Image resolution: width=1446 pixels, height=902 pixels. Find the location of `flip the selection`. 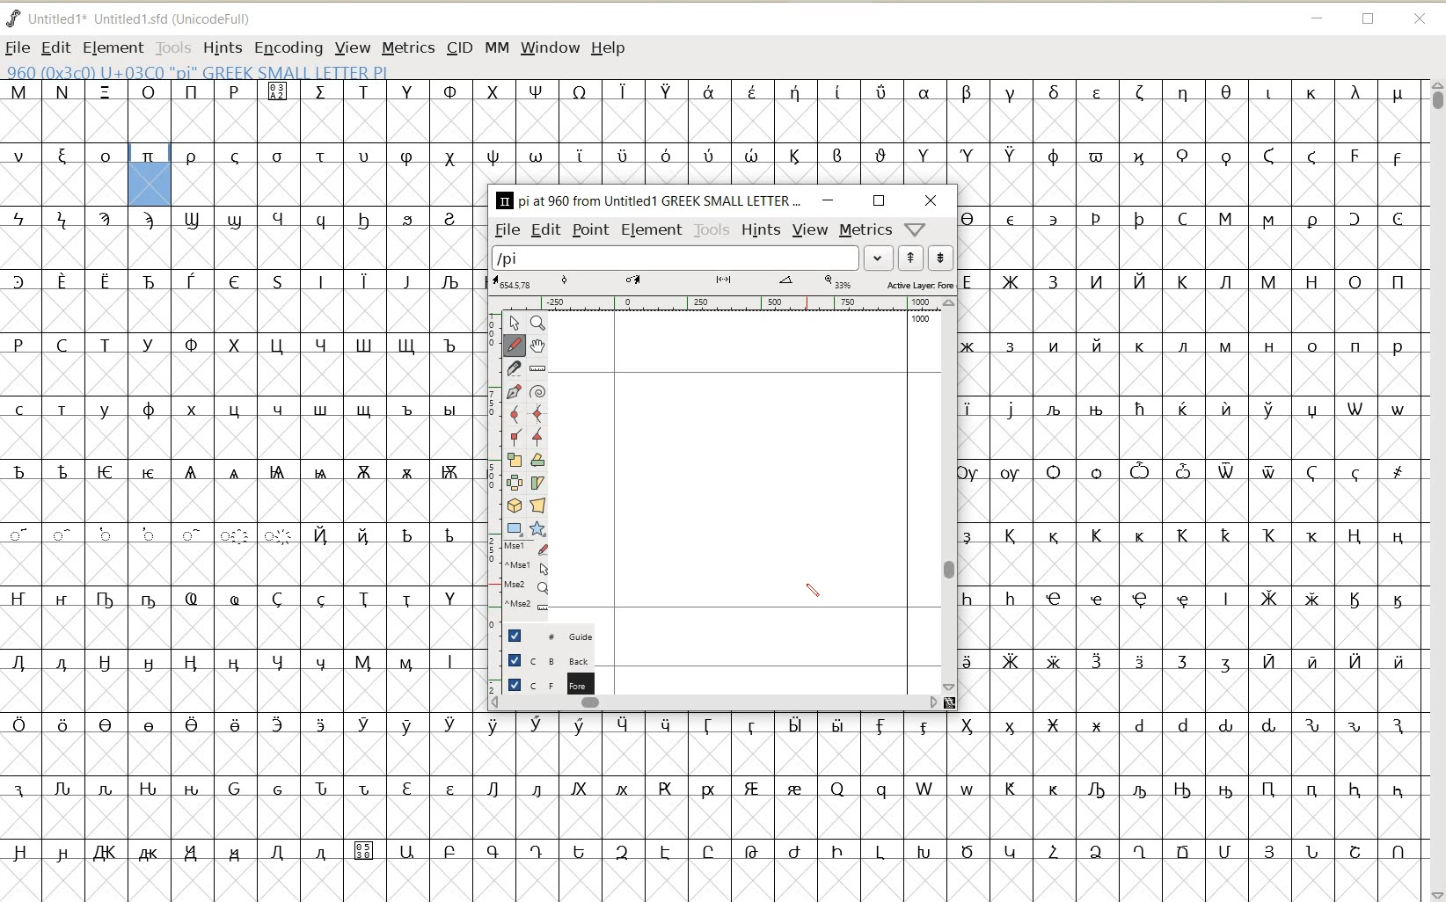

flip the selection is located at coordinates (512, 482).